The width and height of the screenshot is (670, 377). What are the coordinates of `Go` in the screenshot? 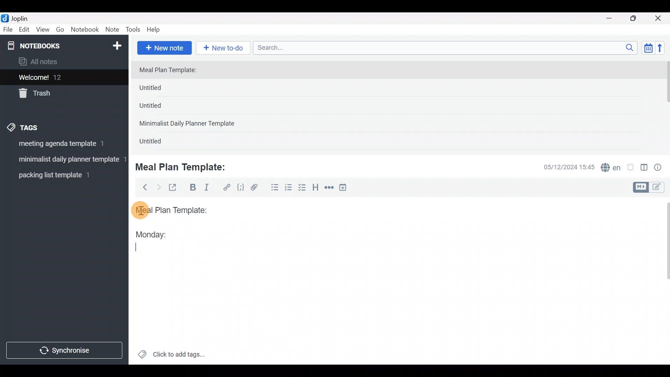 It's located at (60, 31).